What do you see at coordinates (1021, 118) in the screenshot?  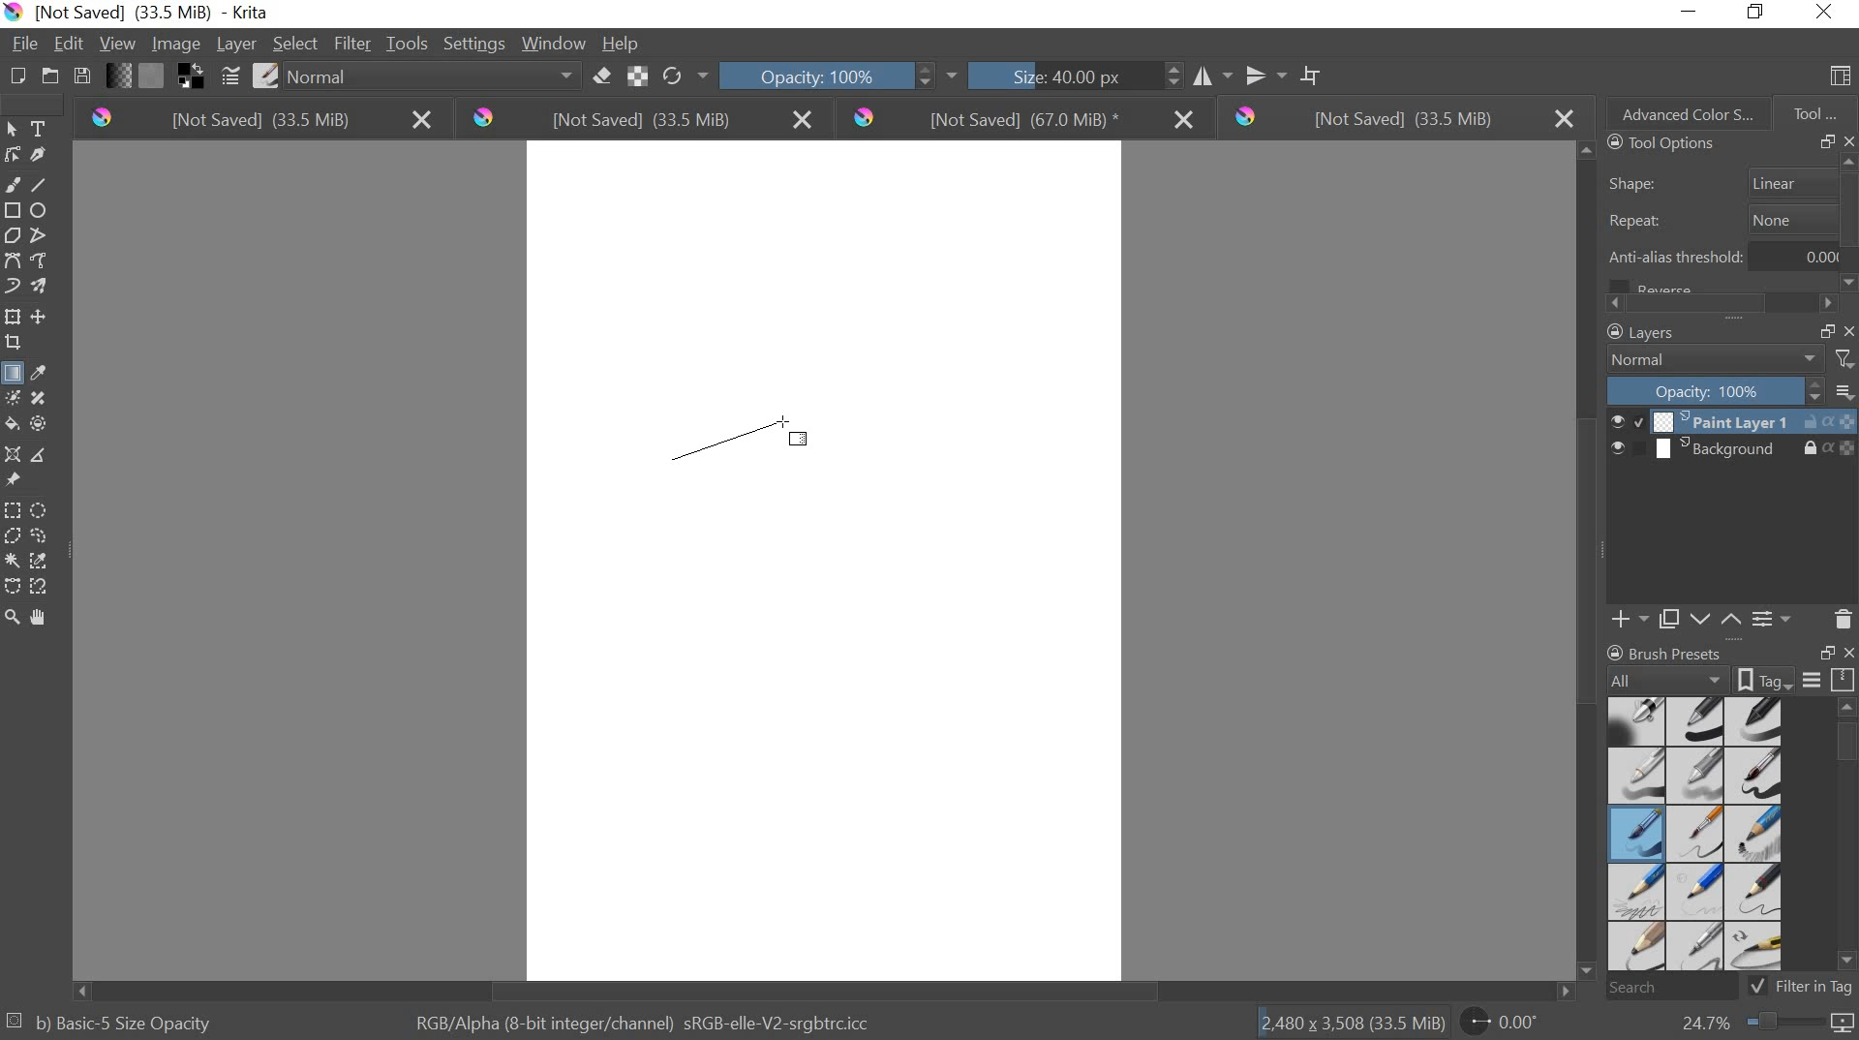 I see `[not saved] (67.0 mb)` at bounding box center [1021, 118].